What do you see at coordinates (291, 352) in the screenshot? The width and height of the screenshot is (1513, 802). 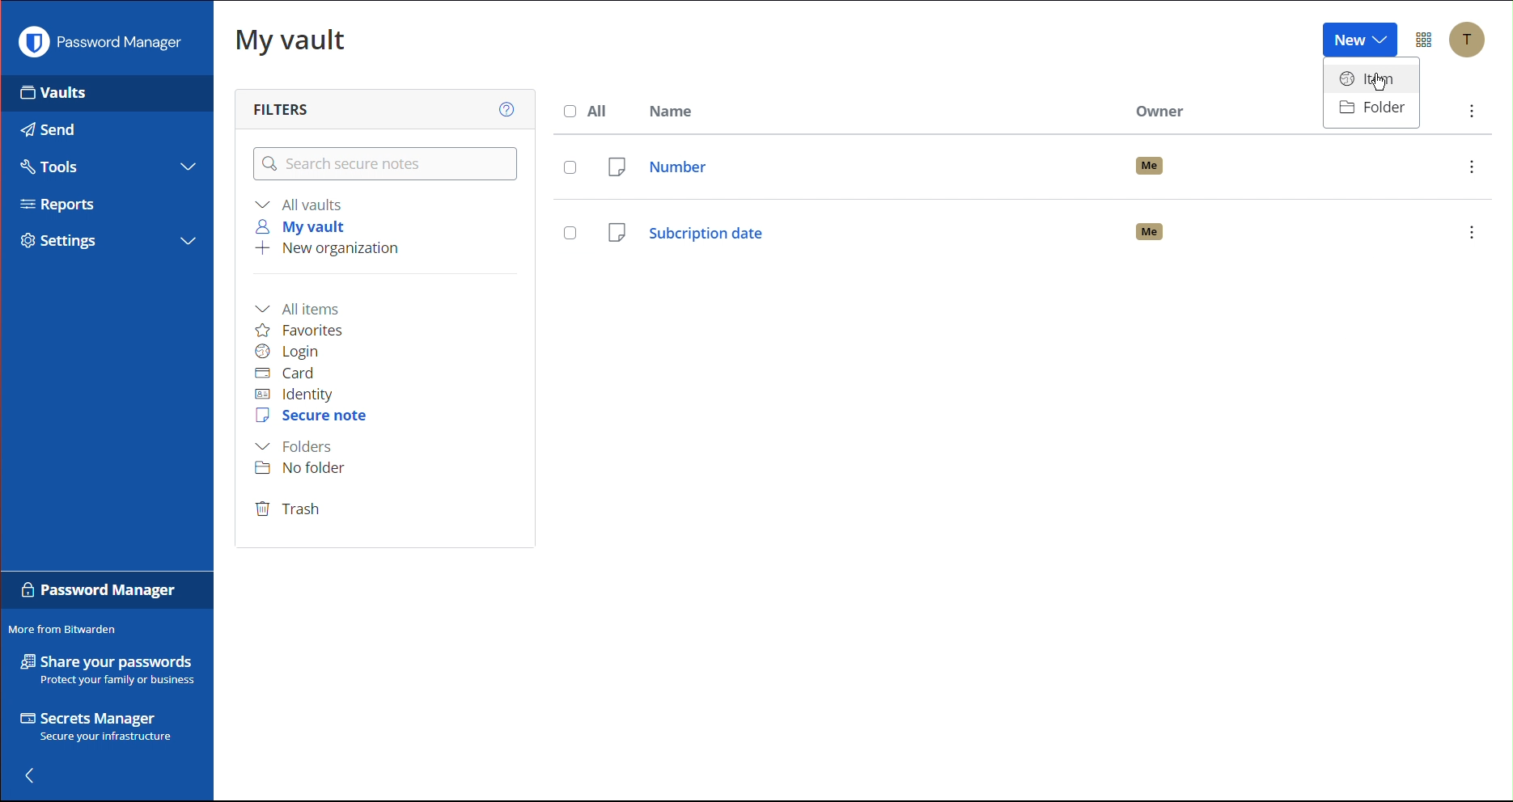 I see `Login` at bounding box center [291, 352].